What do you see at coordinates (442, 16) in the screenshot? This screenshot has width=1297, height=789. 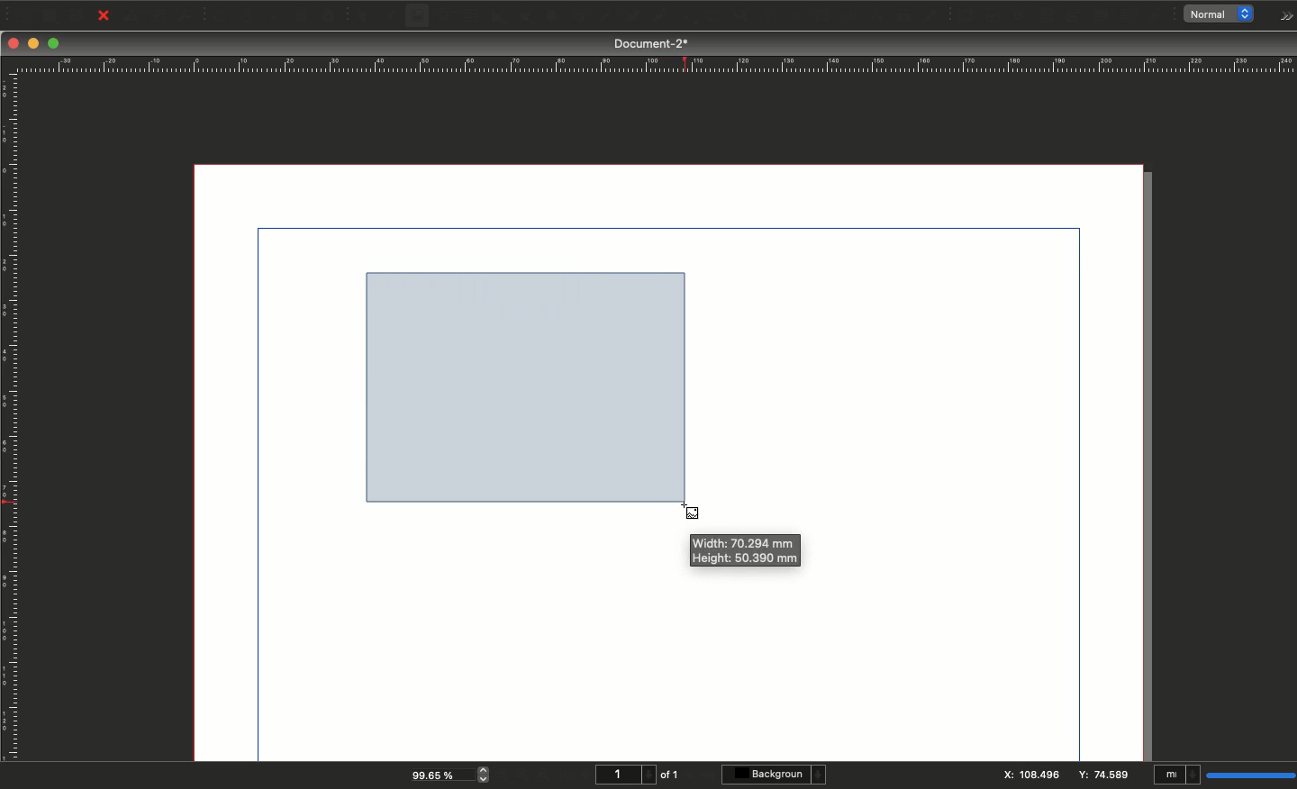 I see `Render frame` at bounding box center [442, 16].